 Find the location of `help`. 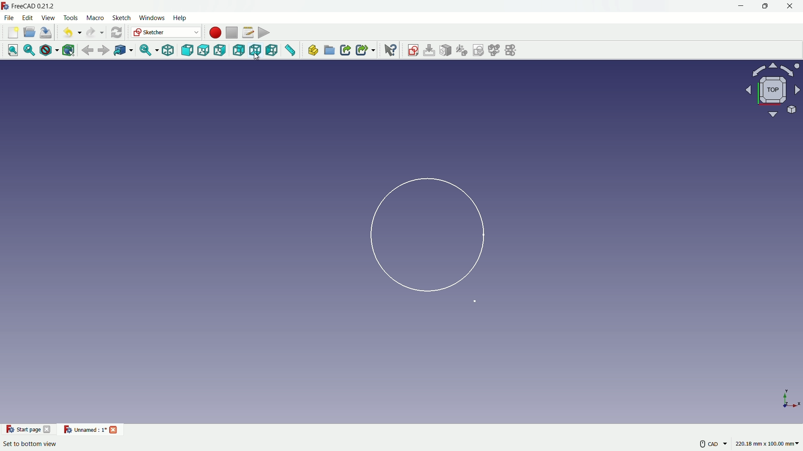

help is located at coordinates (391, 51).